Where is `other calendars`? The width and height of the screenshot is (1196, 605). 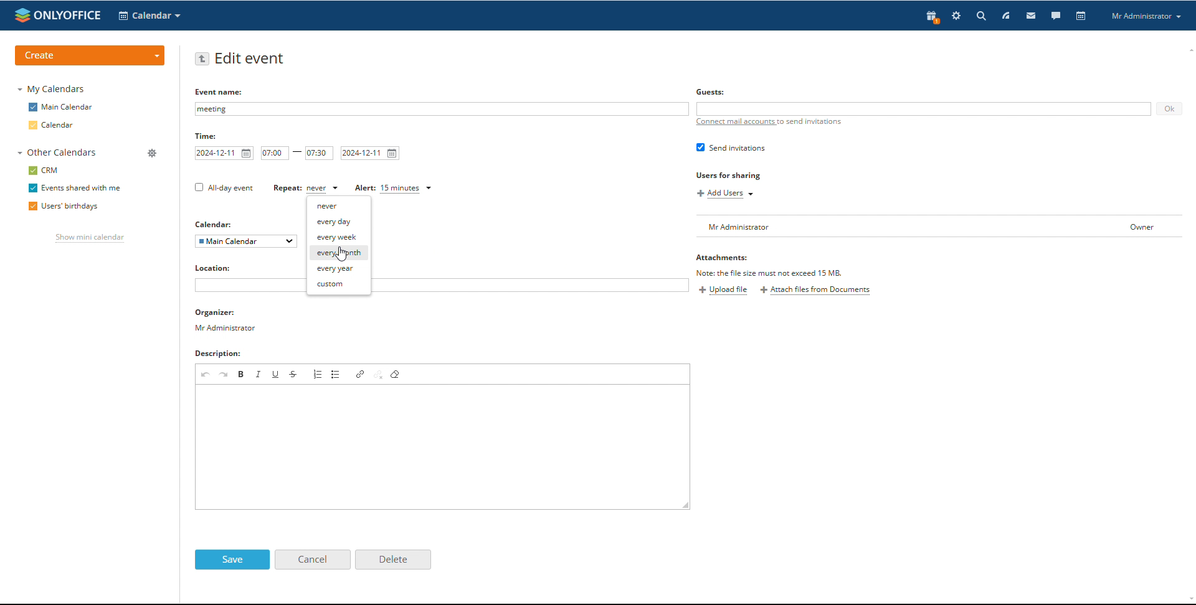
other calendars is located at coordinates (57, 152).